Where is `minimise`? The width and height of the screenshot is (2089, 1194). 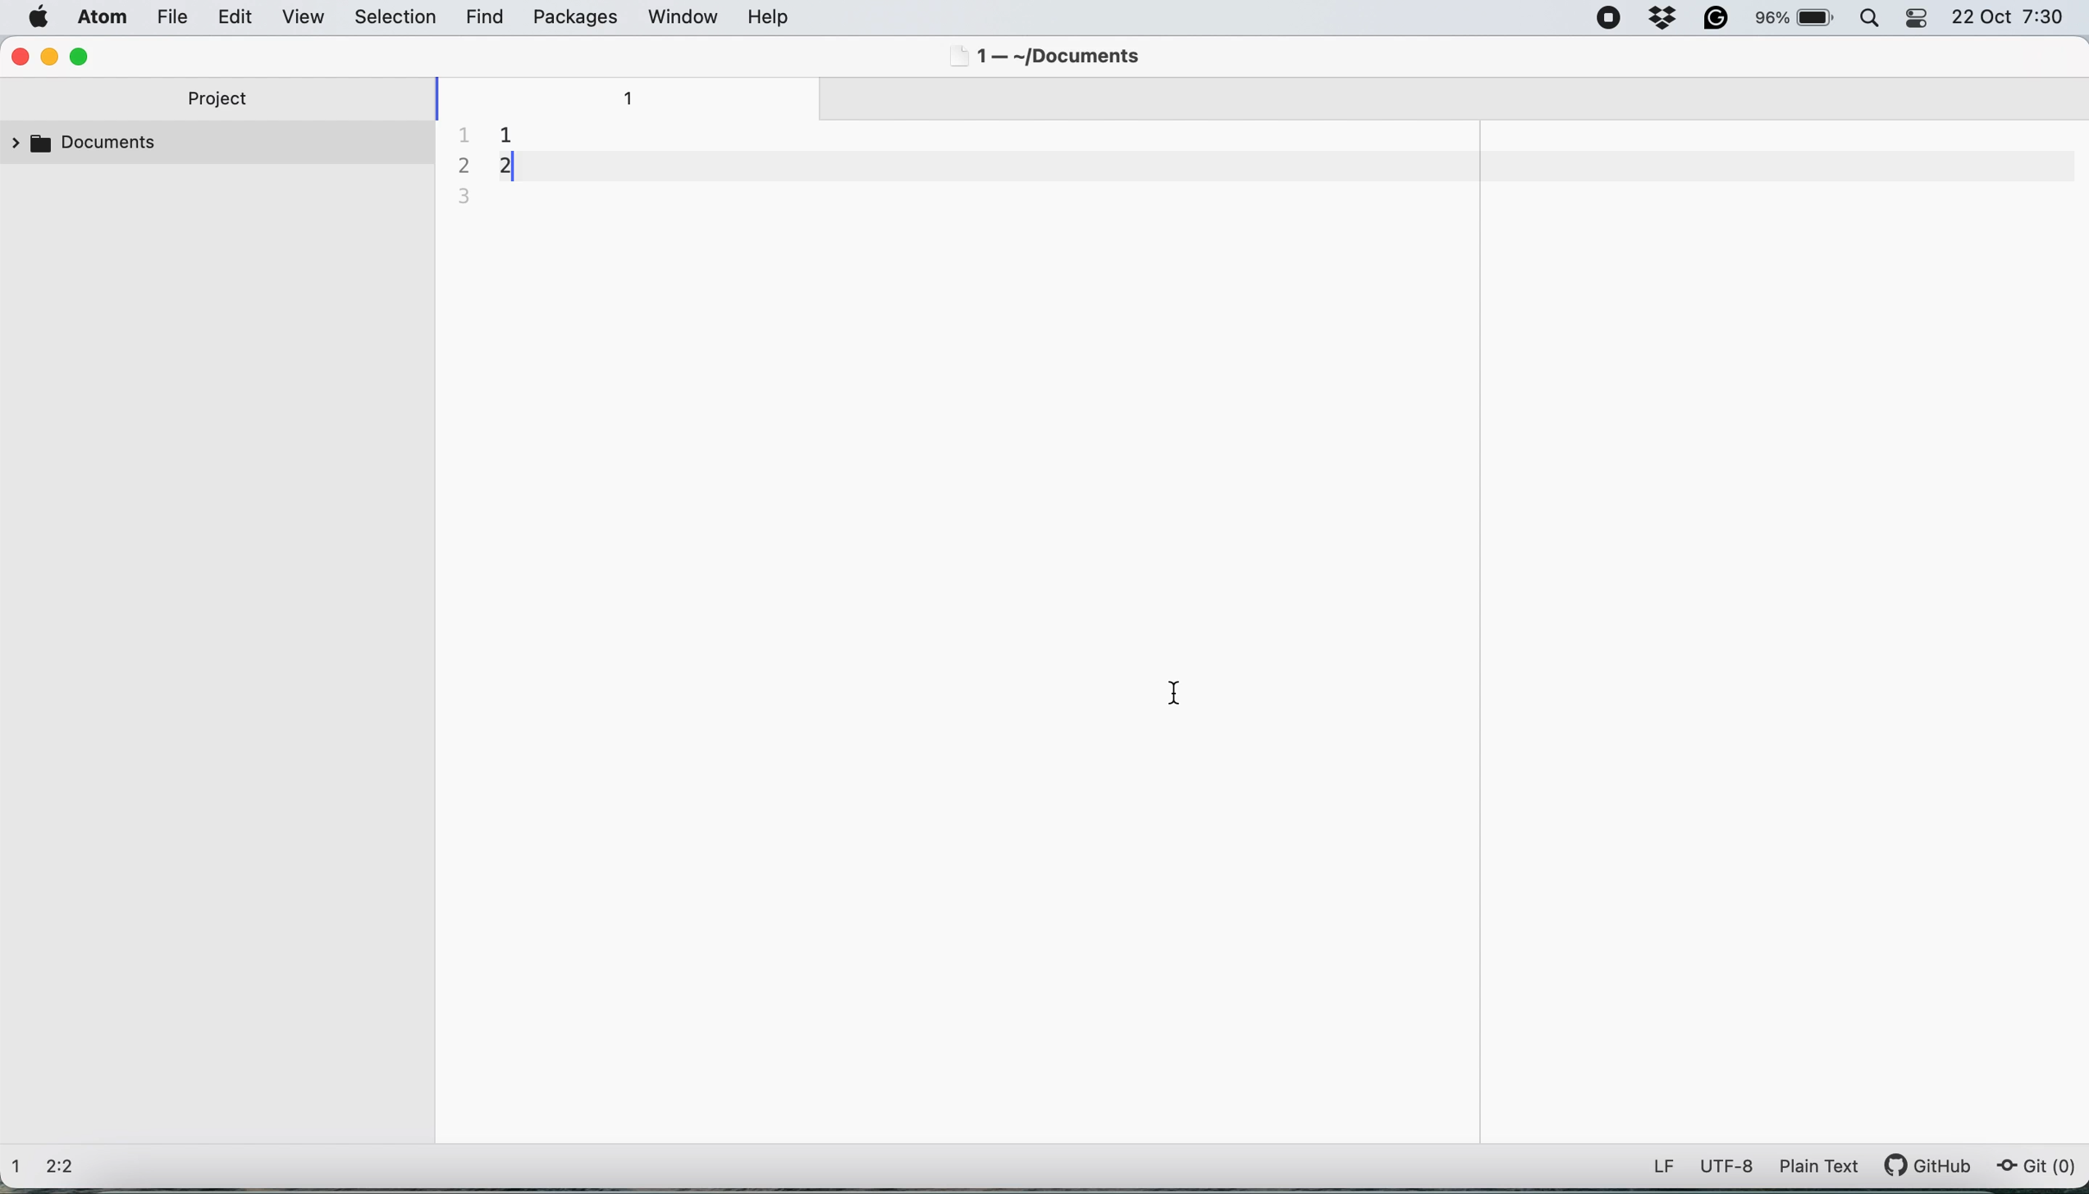 minimise is located at coordinates (48, 57).